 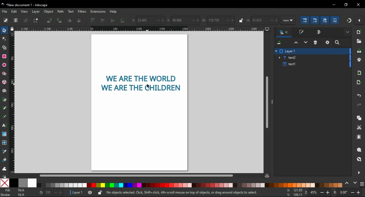 What do you see at coordinates (48, 12) in the screenshot?
I see `object` at bounding box center [48, 12].